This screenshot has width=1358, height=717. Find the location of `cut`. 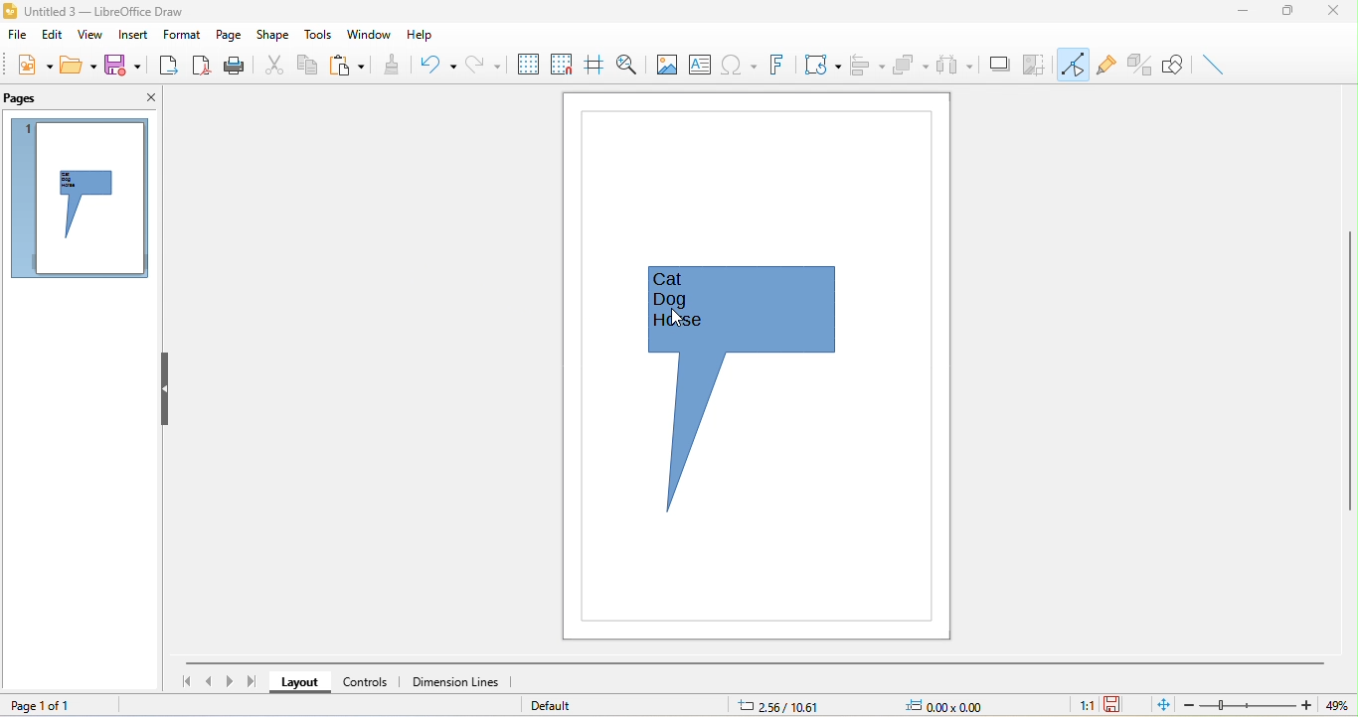

cut is located at coordinates (272, 65).